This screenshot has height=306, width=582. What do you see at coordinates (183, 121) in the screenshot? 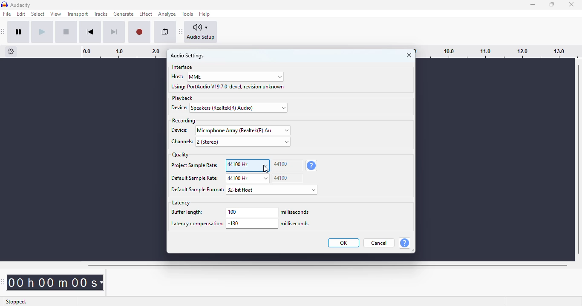
I see `recording` at bounding box center [183, 121].